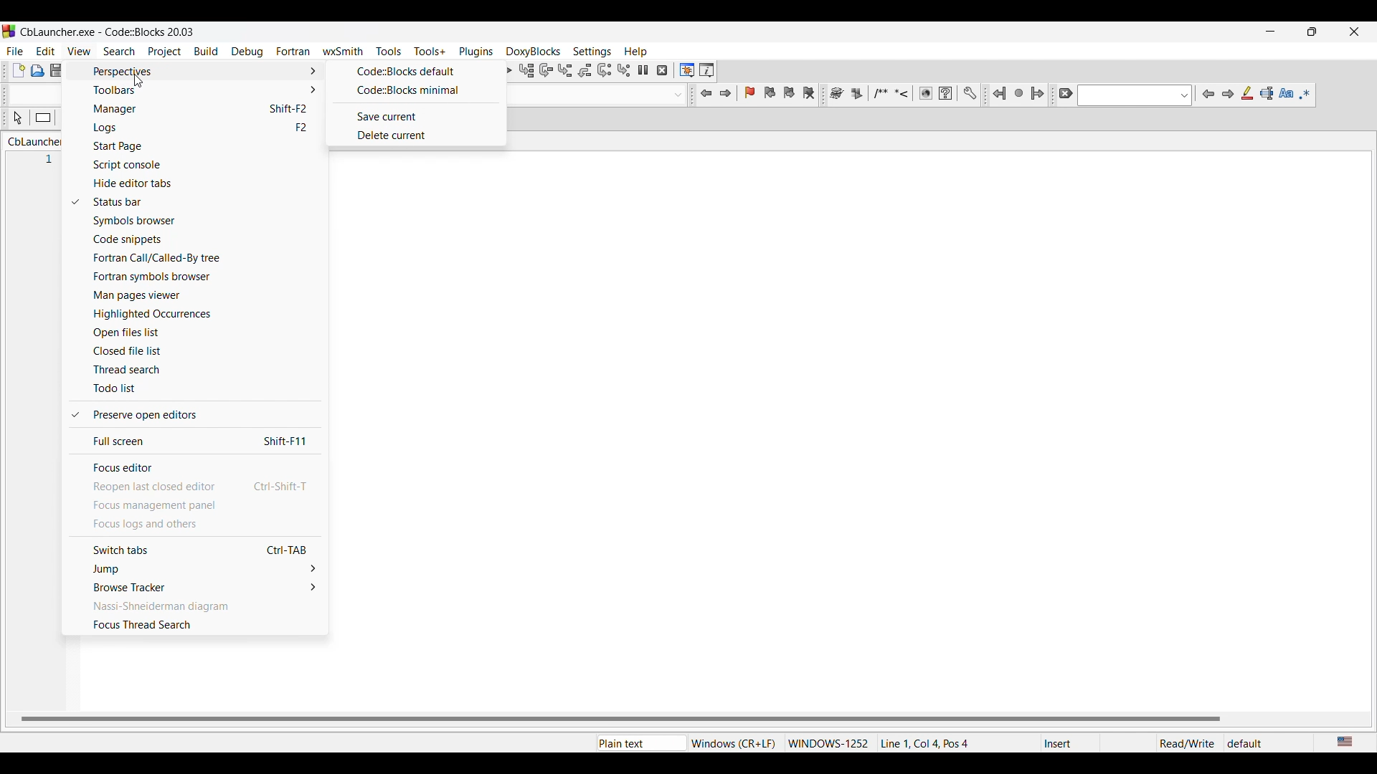 The image size is (1377, 774). Describe the element at coordinates (707, 93) in the screenshot. I see `Jump back` at that location.